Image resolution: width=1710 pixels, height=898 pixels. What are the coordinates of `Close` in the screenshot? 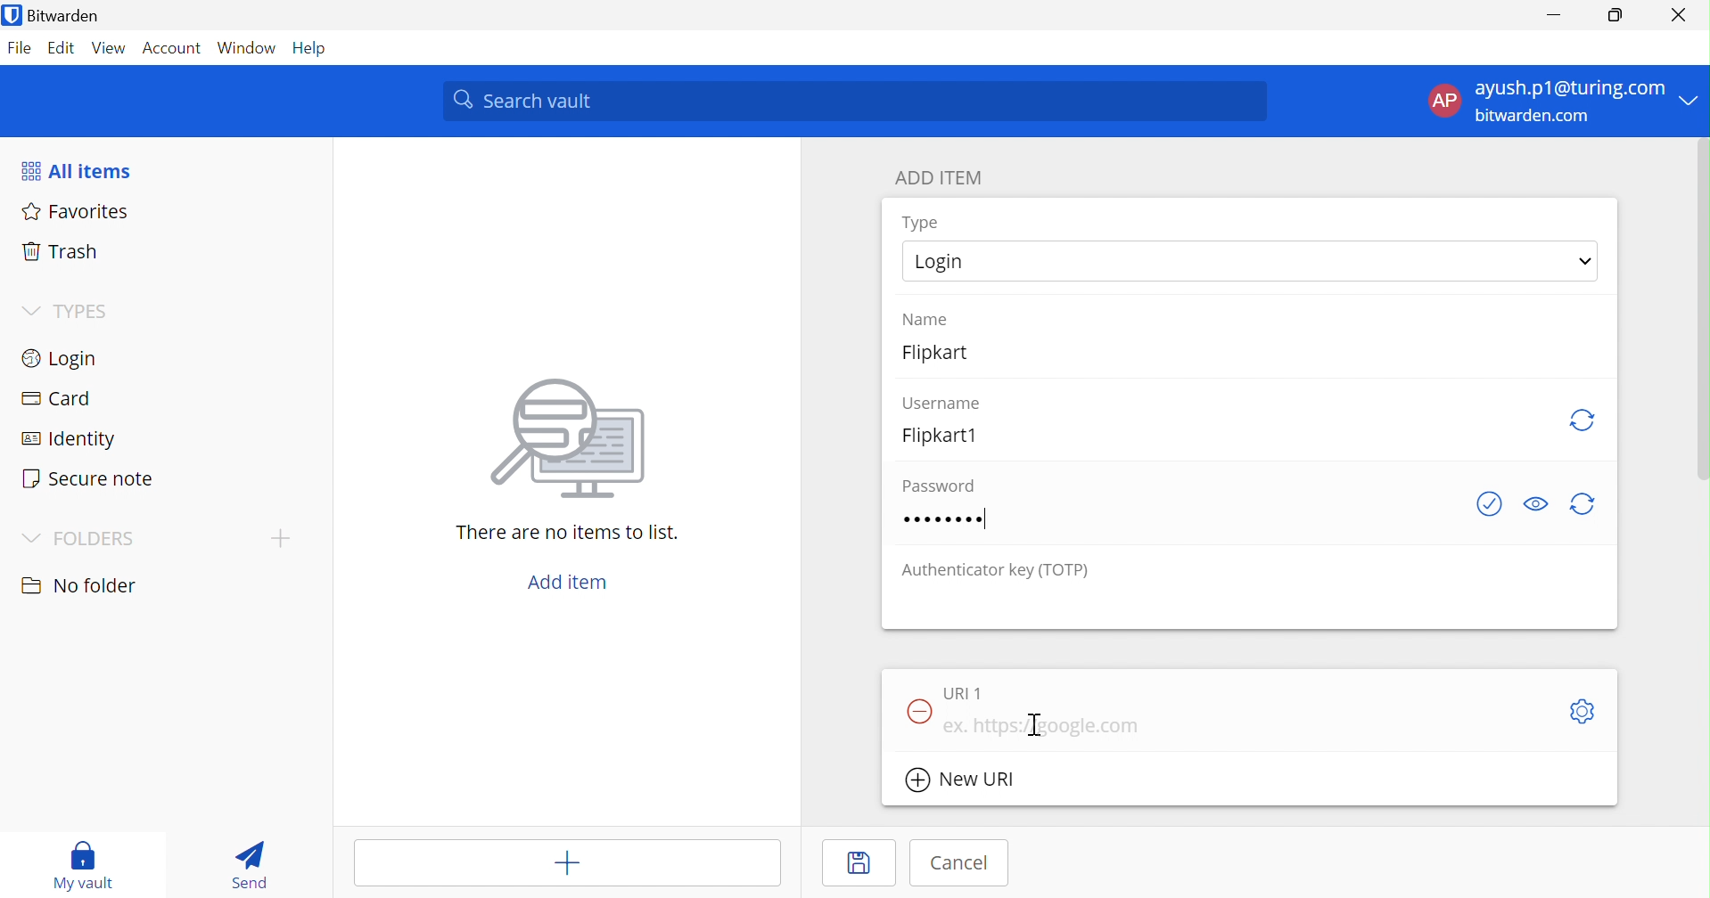 It's located at (1680, 15).